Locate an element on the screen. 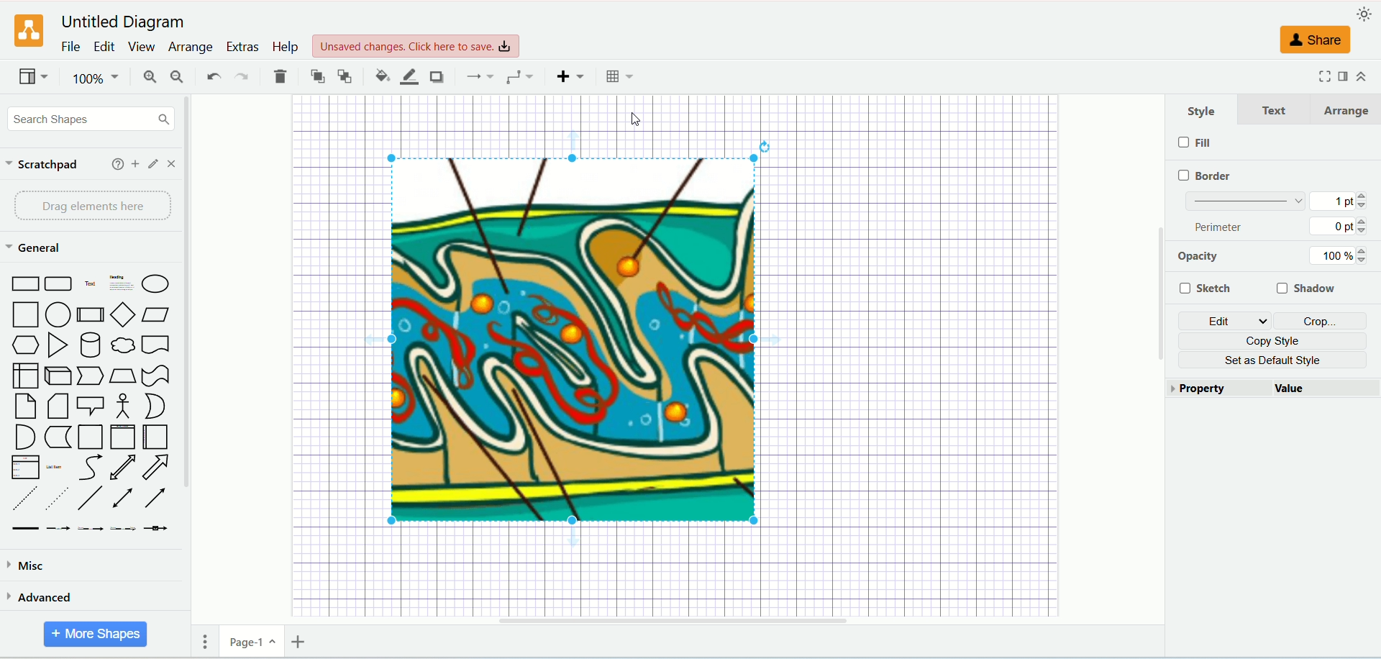 This screenshot has width=1381, height=659. waypoints is located at coordinates (519, 78).